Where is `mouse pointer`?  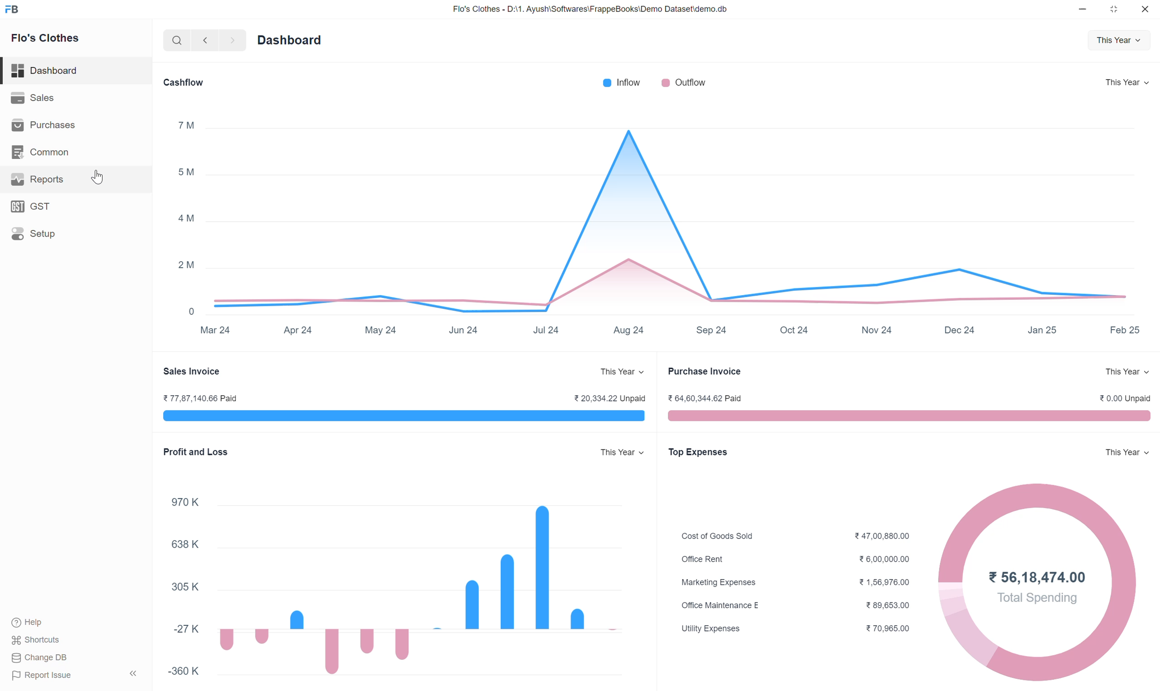 mouse pointer is located at coordinates (98, 179).